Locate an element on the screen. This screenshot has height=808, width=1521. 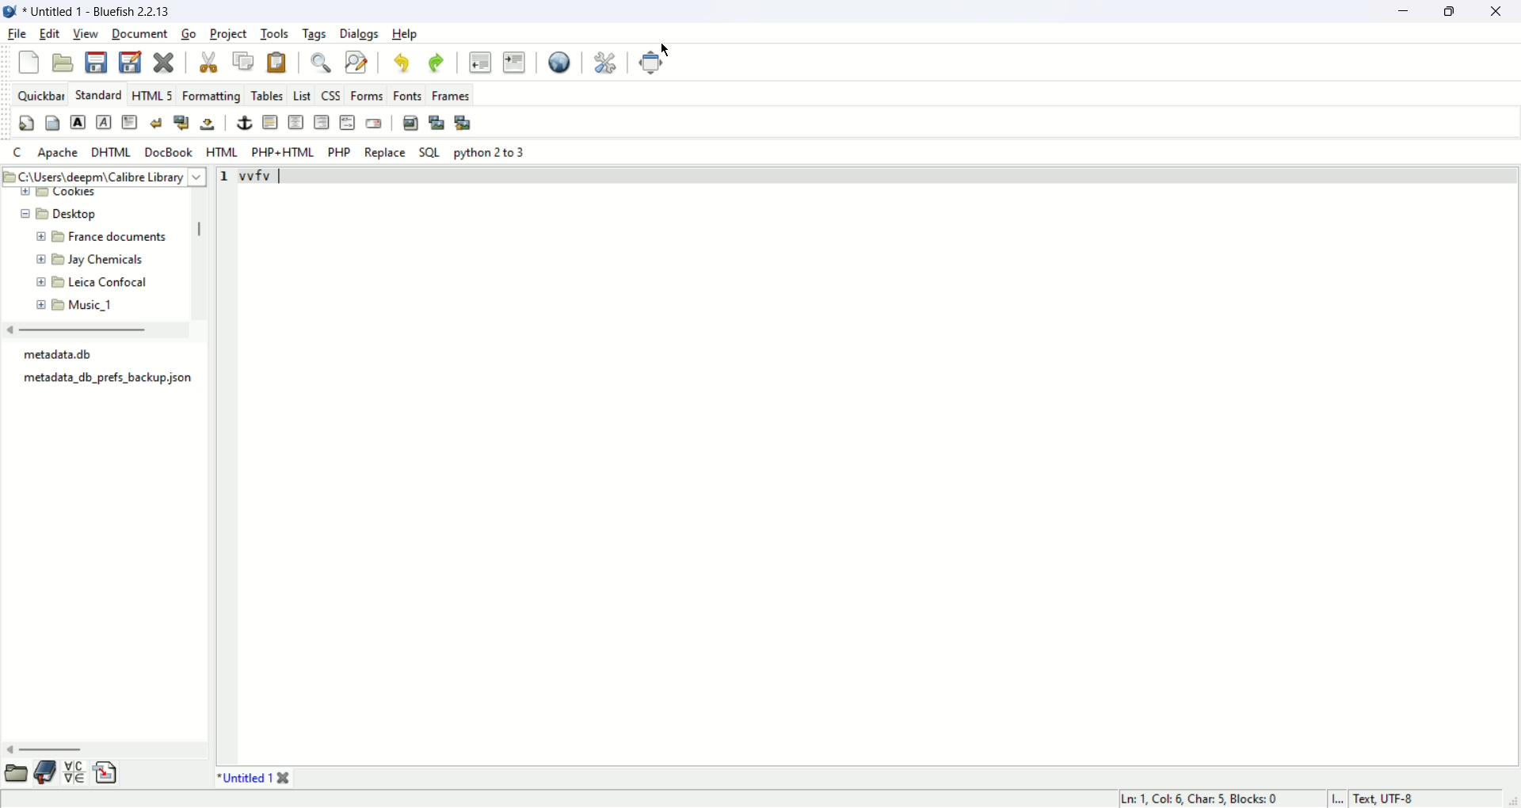
browse file is located at coordinates (17, 773).